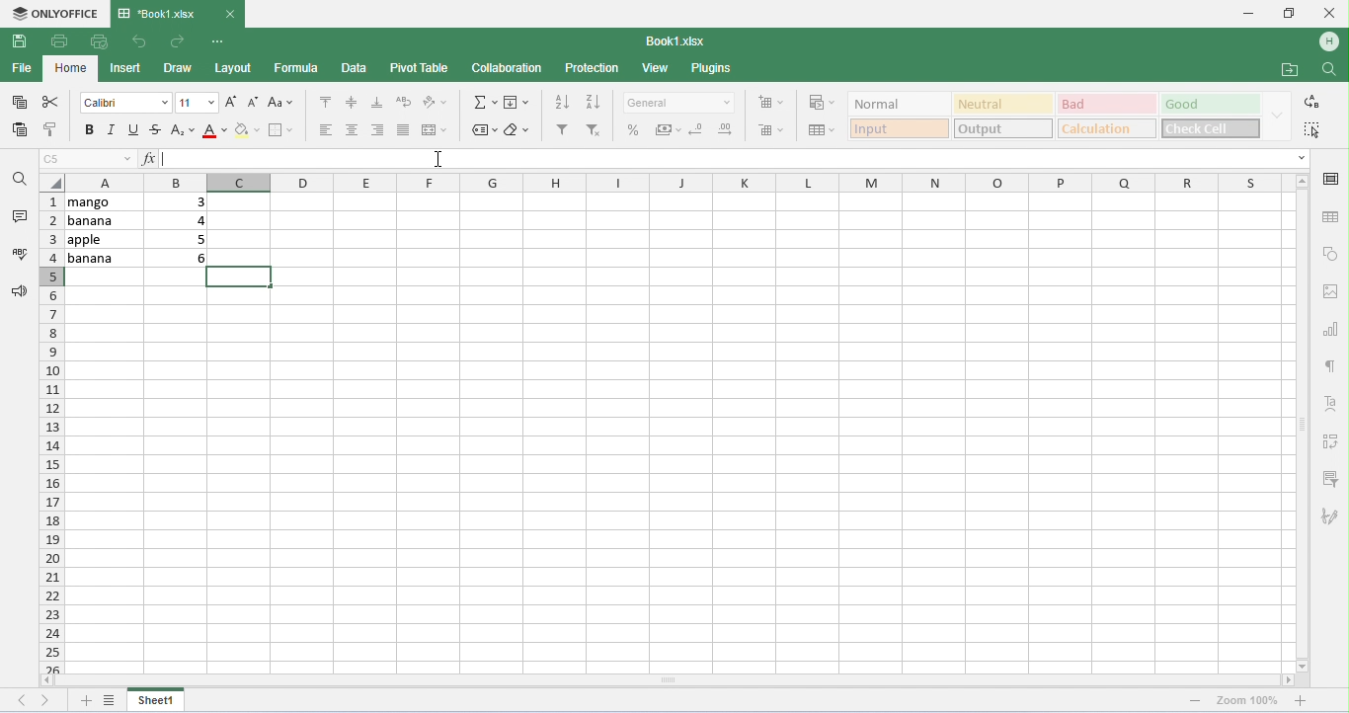 This screenshot has height=713, width=1349. I want to click on neutral, so click(1002, 104).